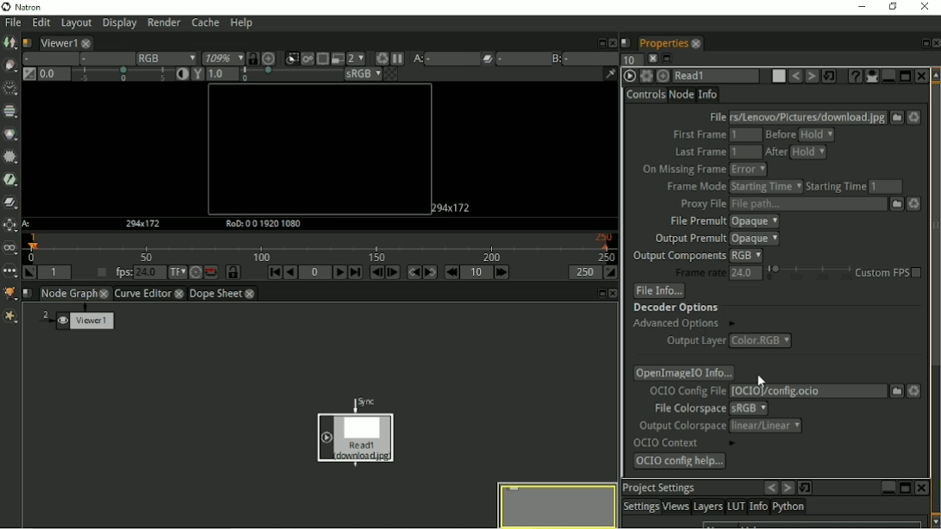  What do you see at coordinates (375, 274) in the screenshot?
I see `Previous frame` at bounding box center [375, 274].